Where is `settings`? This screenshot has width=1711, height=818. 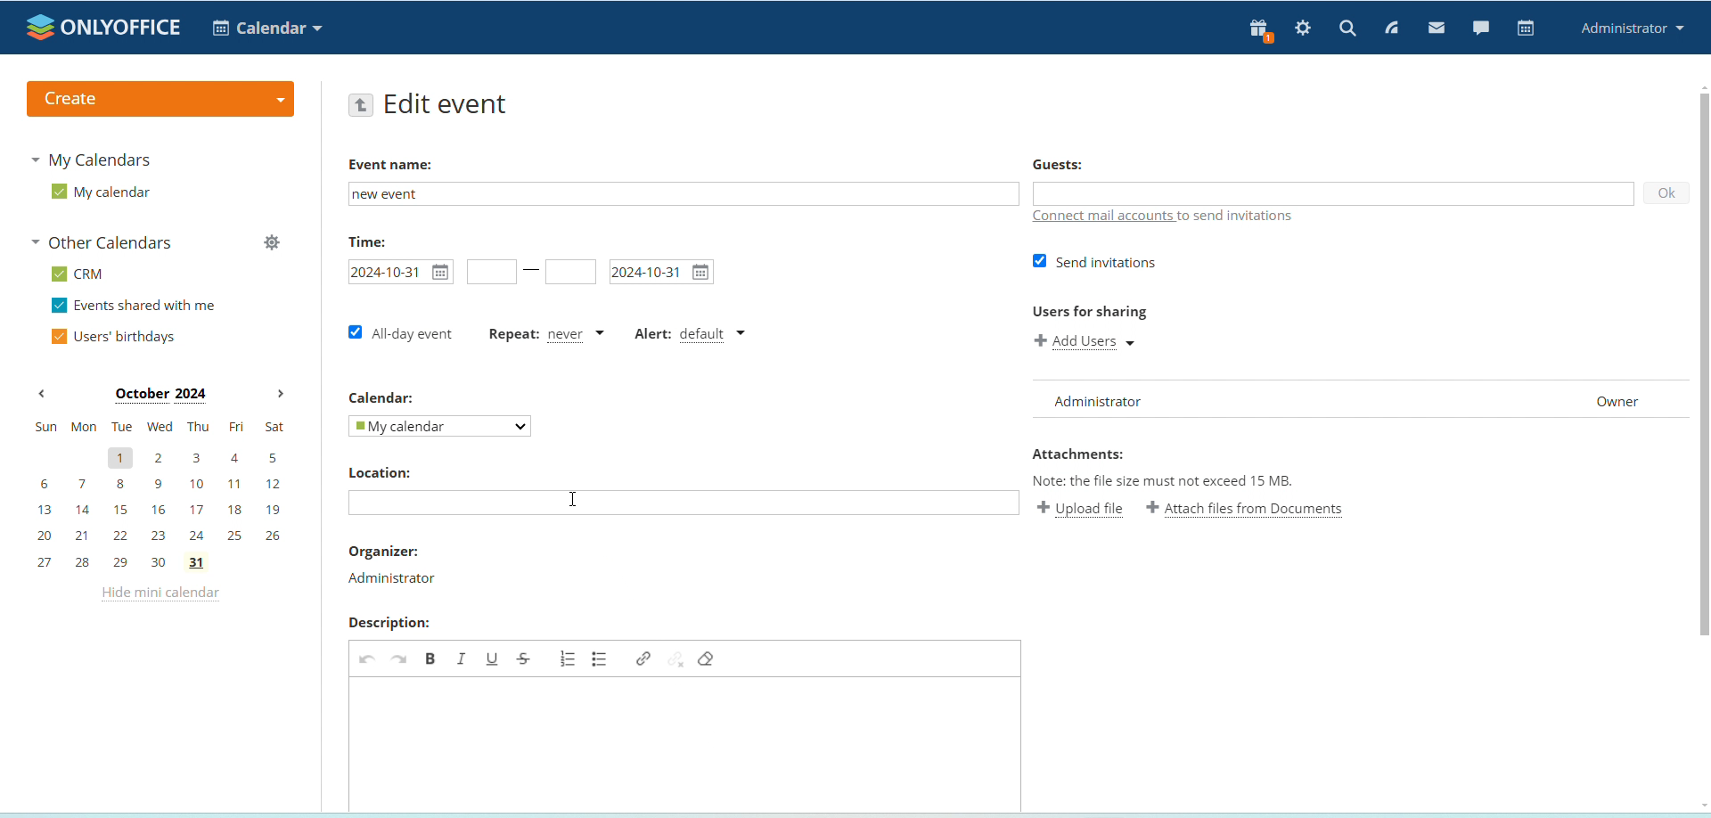
settings is located at coordinates (1304, 29).